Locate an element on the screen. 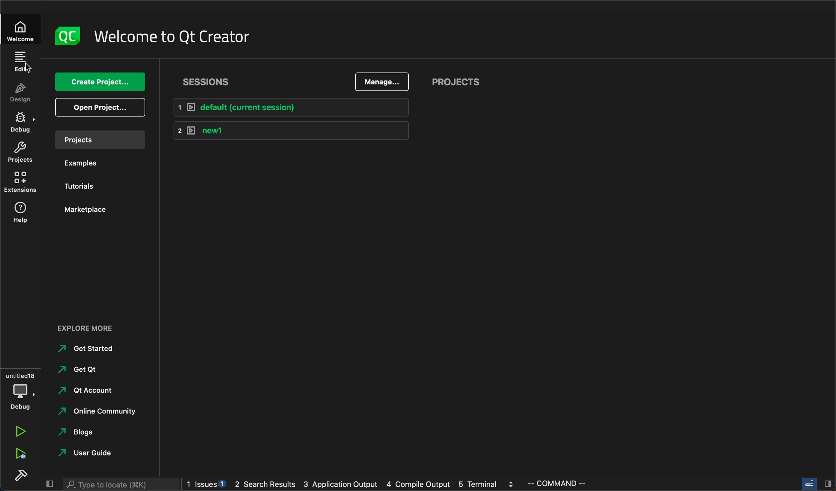  compile output is located at coordinates (421, 485).